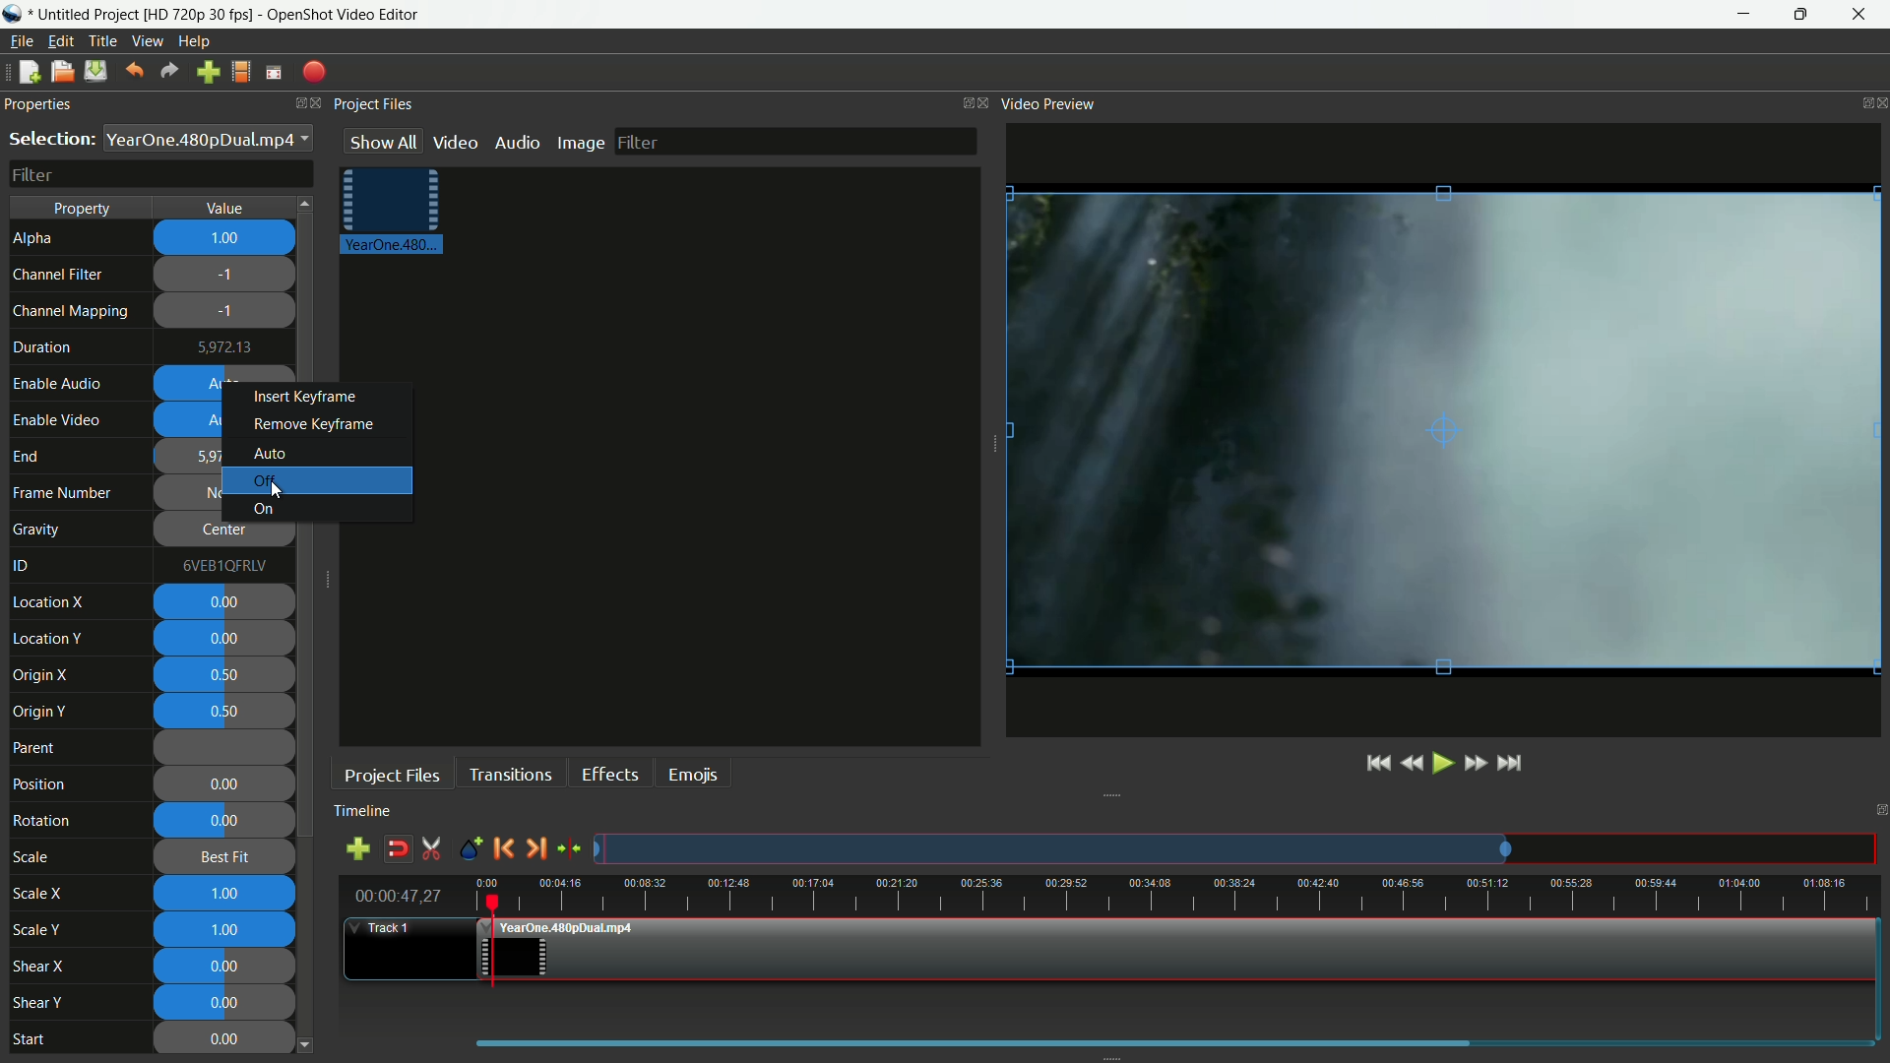 The width and height of the screenshot is (1890, 1063). I want to click on close properties, so click(310, 102).